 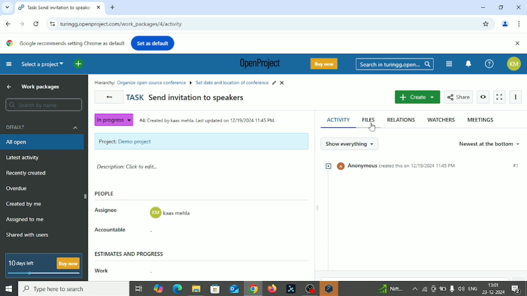 What do you see at coordinates (79, 64) in the screenshot?
I see `Open quick add menu` at bounding box center [79, 64].